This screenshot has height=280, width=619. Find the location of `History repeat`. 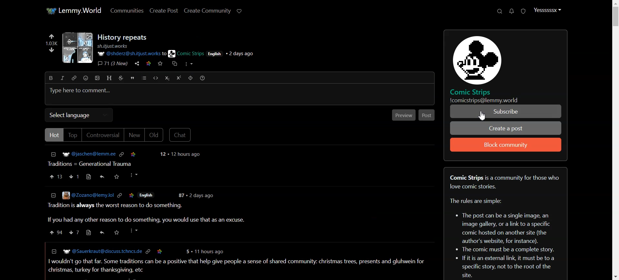

History repeat is located at coordinates (123, 37).